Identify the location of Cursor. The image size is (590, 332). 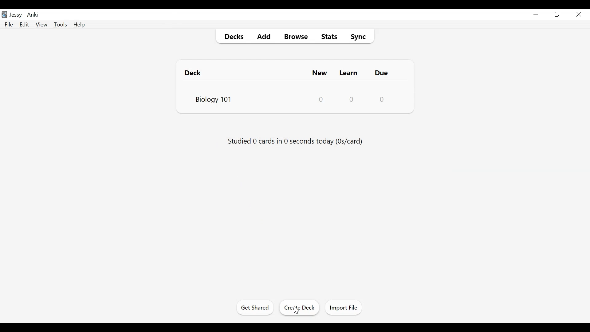
(297, 310).